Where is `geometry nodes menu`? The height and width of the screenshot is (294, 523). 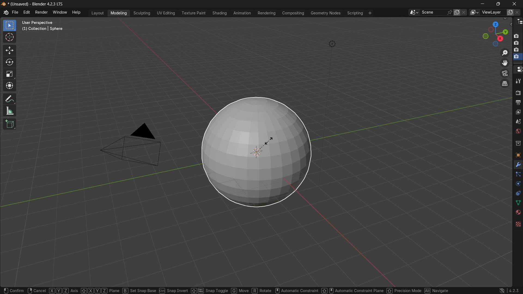 geometry nodes menu is located at coordinates (326, 14).